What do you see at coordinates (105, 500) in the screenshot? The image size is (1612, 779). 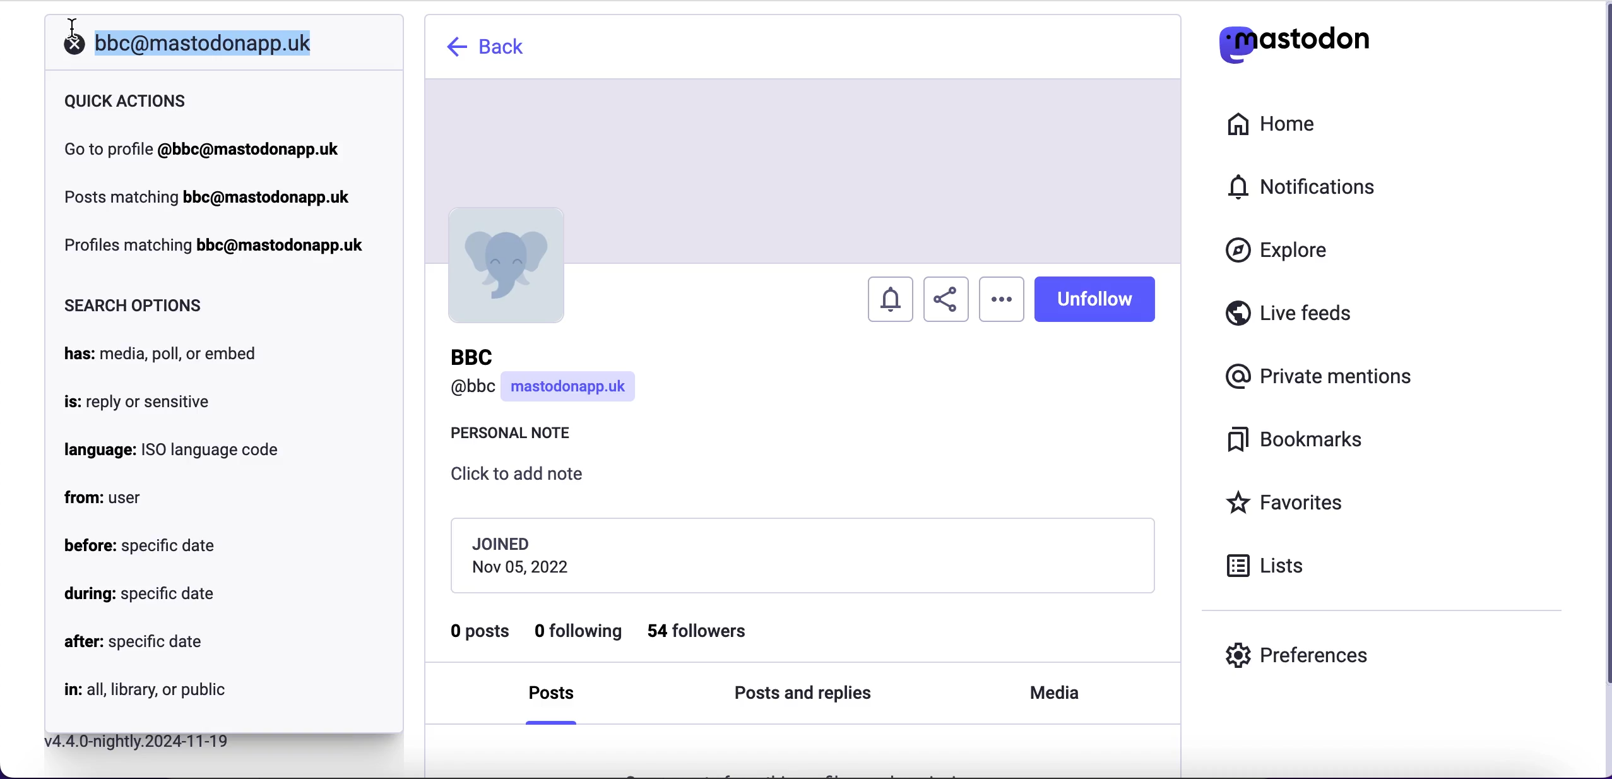 I see `from: user` at bounding box center [105, 500].